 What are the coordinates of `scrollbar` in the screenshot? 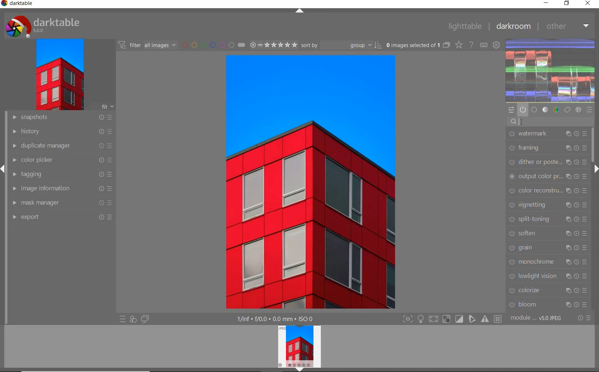 It's located at (592, 144).